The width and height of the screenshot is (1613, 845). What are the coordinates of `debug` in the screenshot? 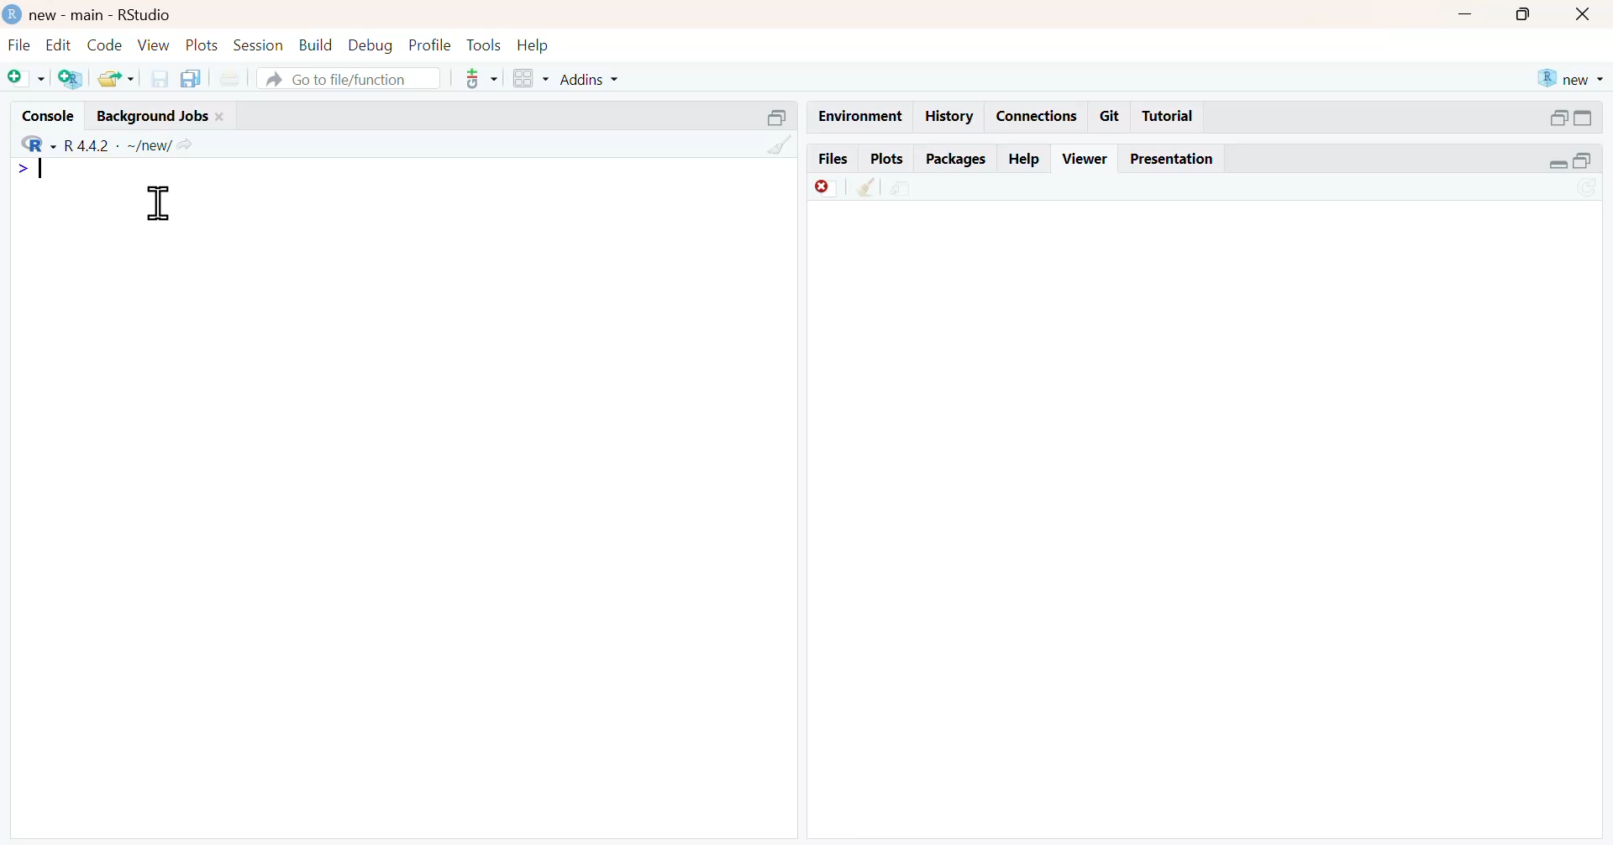 It's located at (370, 45).